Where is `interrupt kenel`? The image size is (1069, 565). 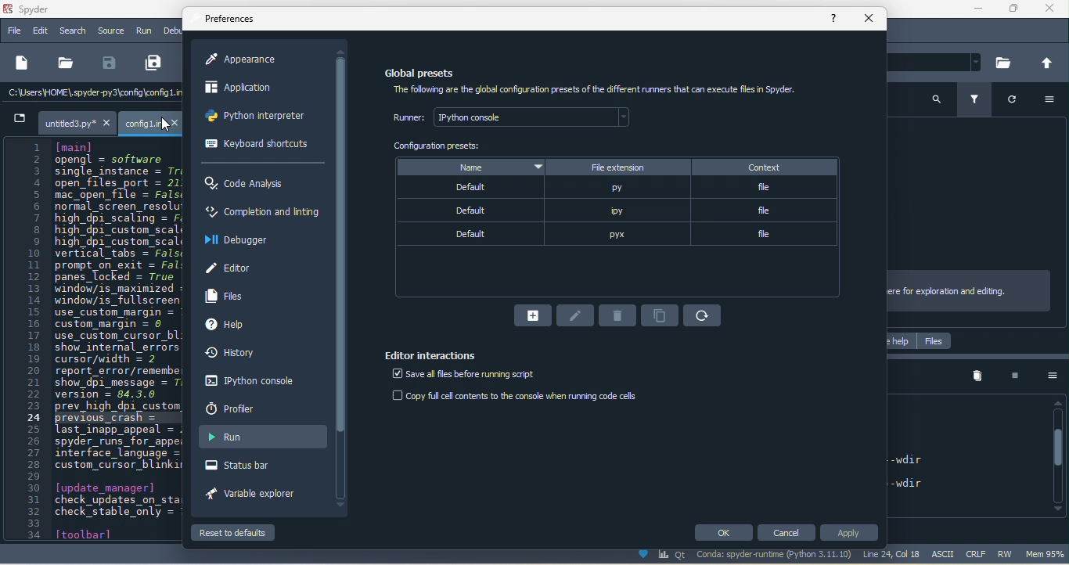 interrupt kenel is located at coordinates (1009, 378).